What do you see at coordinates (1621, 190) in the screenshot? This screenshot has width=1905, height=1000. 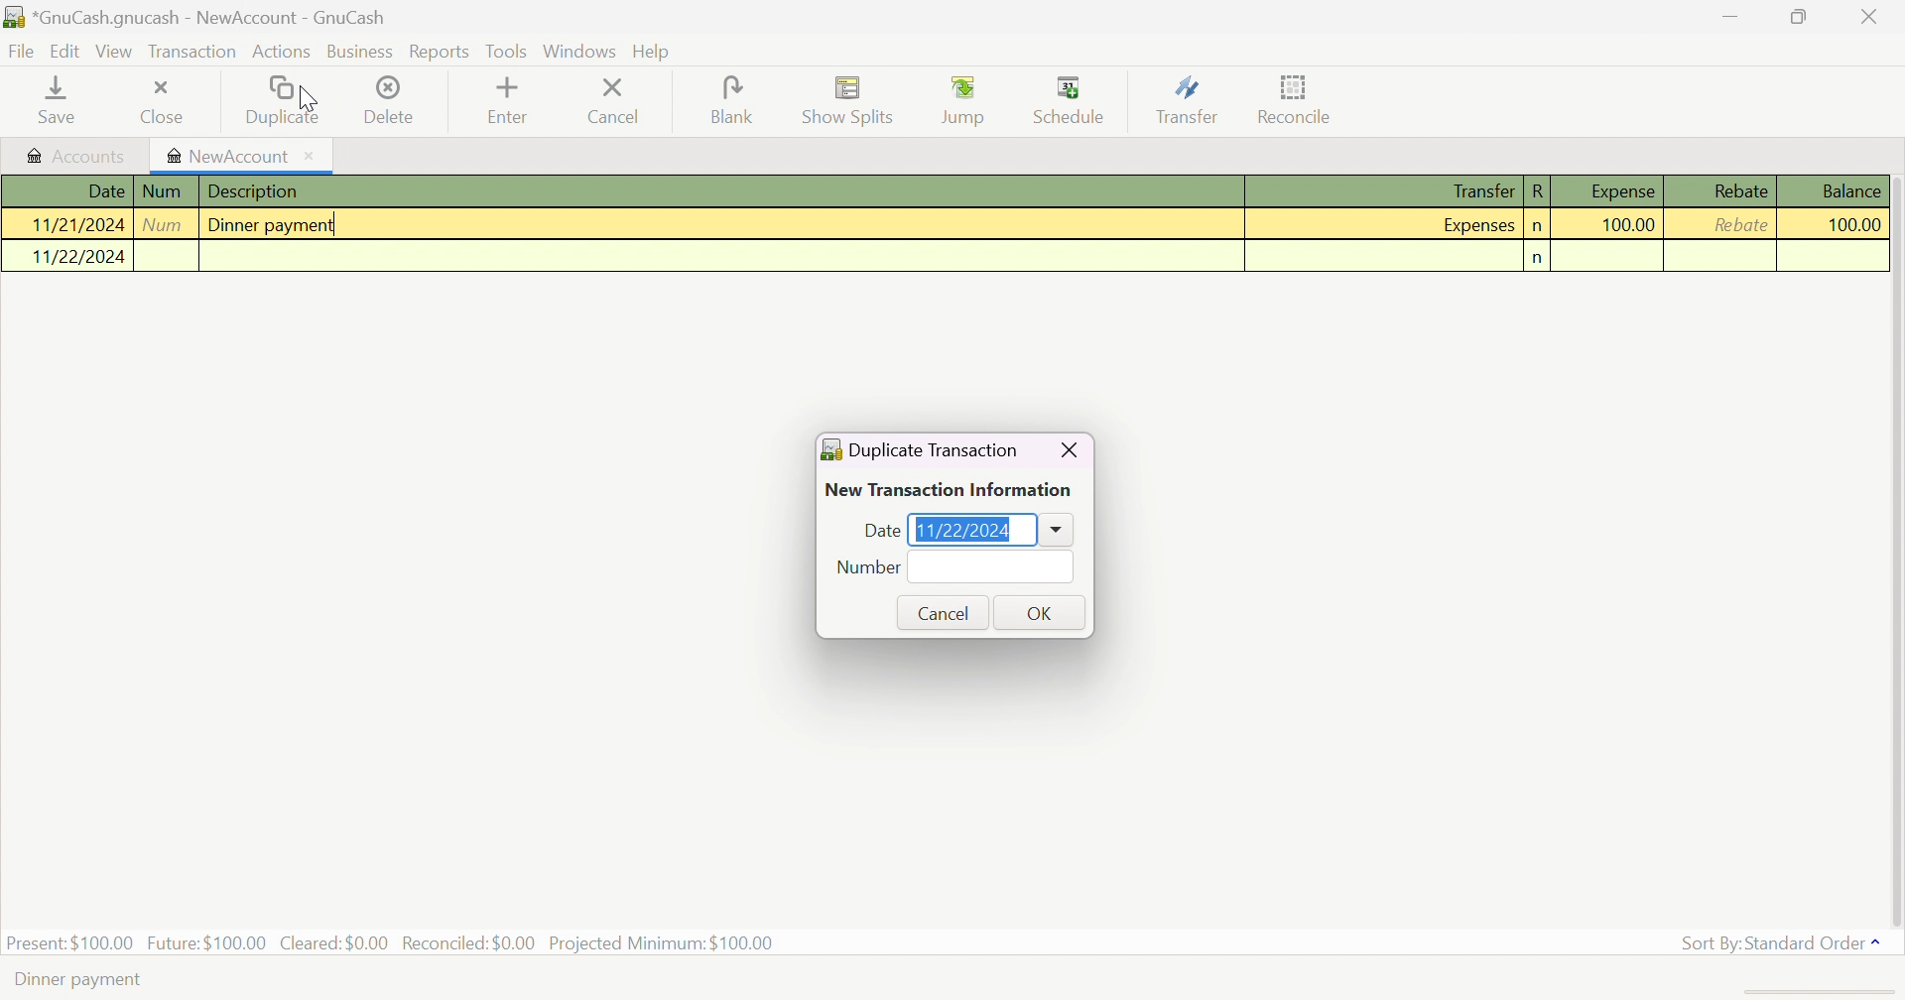 I see `Expense` at bounding box center [1621, 190].